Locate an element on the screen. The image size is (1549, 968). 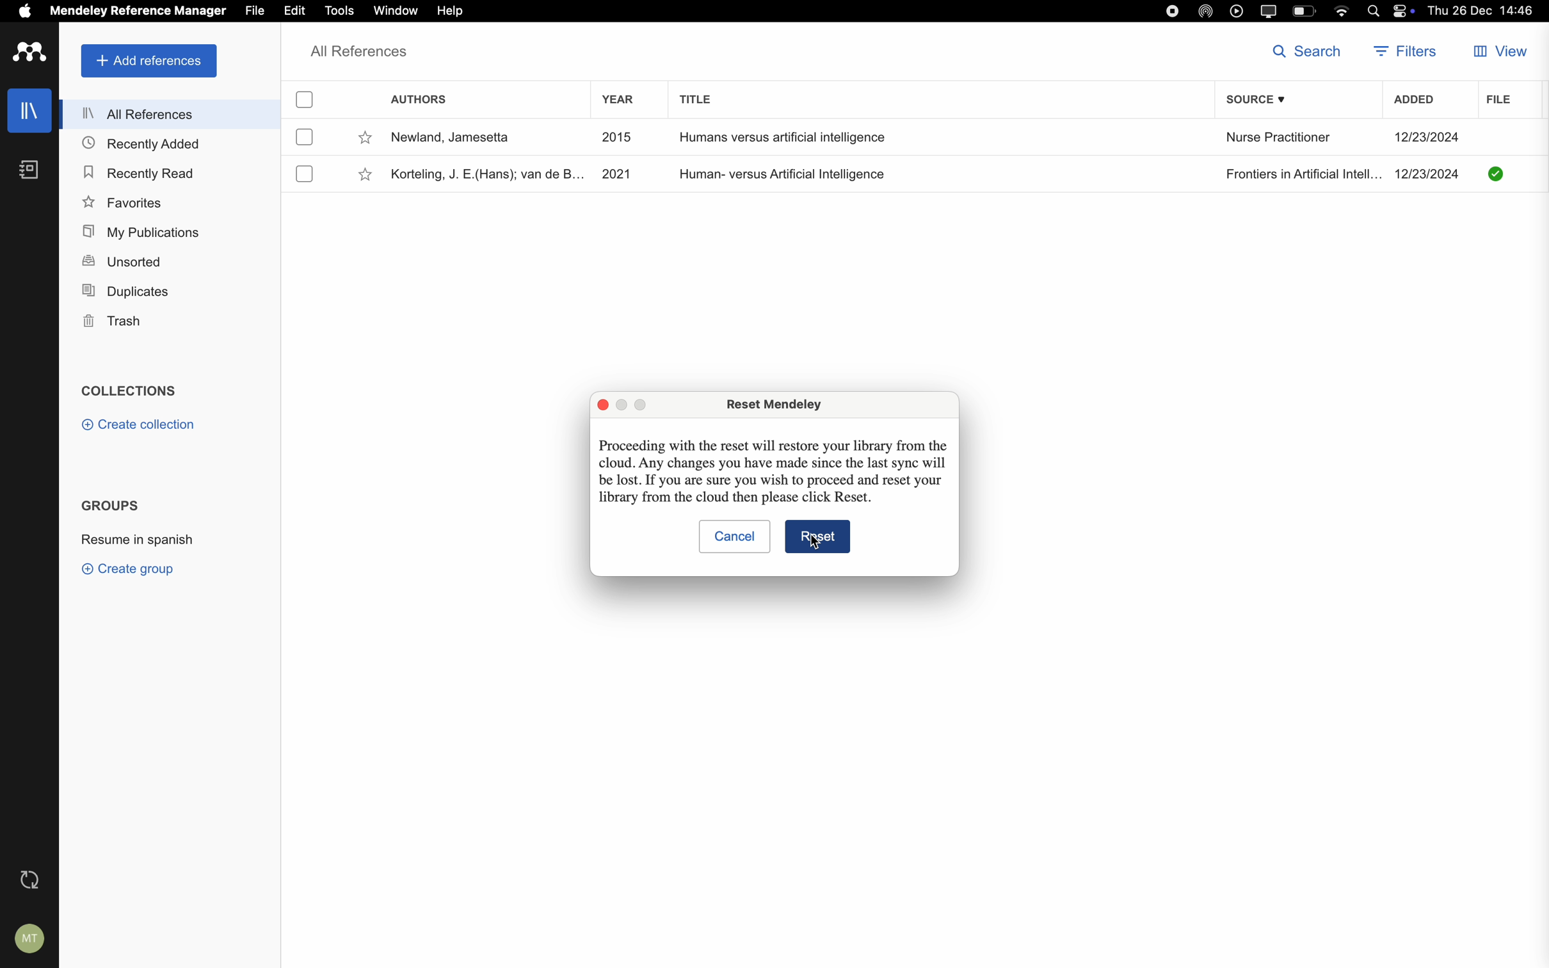
create group is located at coordinates (129, 571).